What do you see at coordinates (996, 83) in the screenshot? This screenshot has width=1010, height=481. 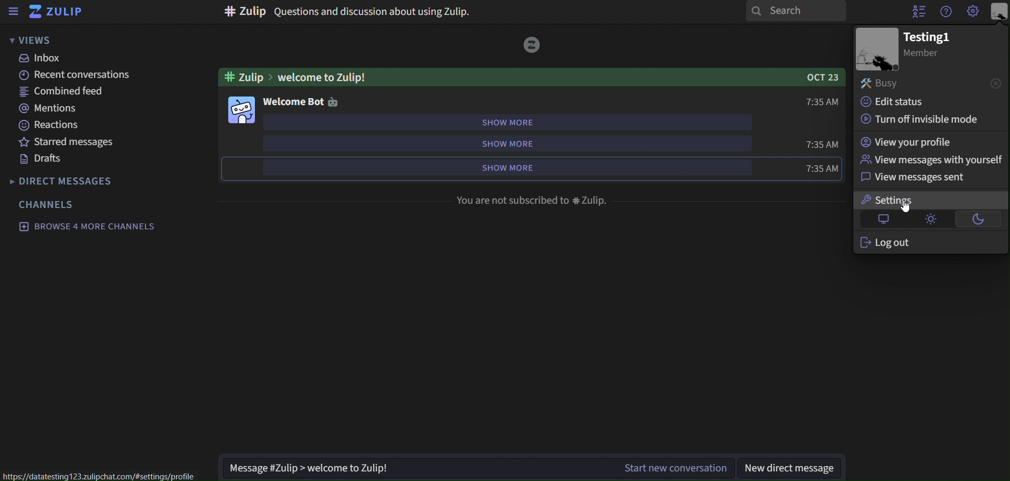 I see `close` at bounding box center [996, 83].